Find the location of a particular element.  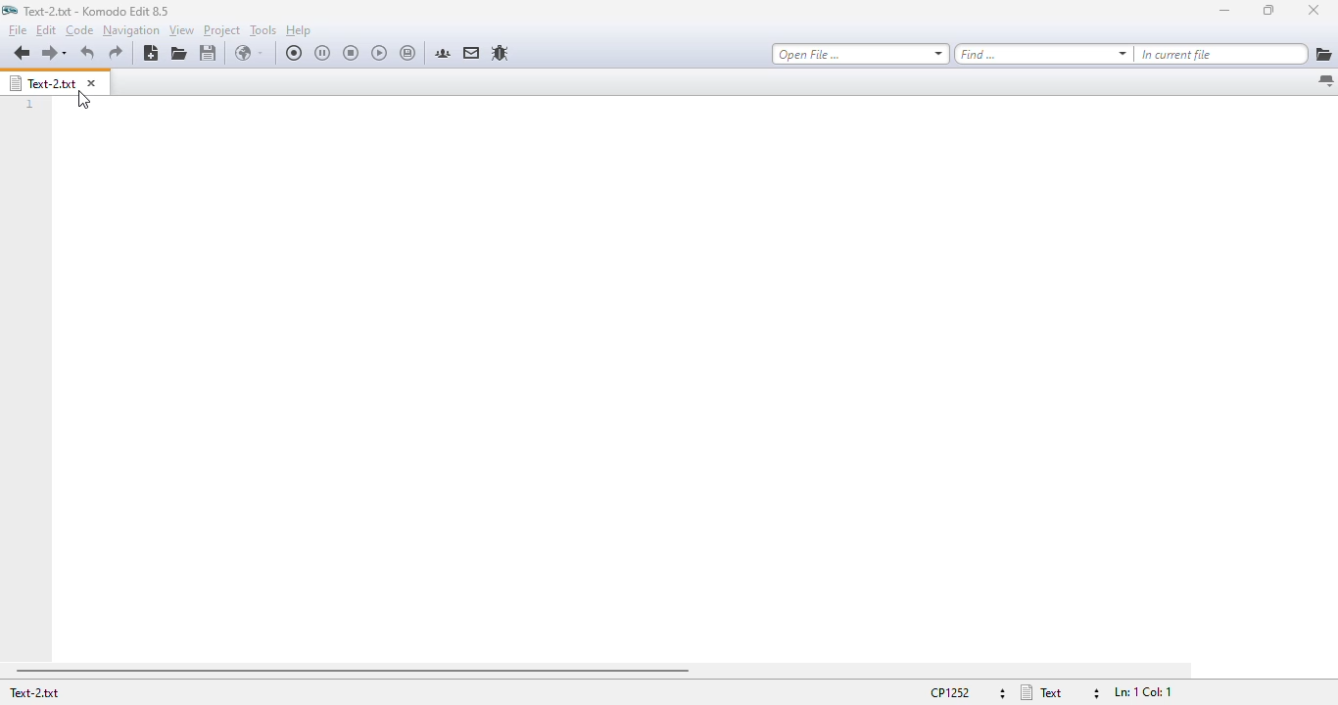

navigation is located at coordinates (130, 30).